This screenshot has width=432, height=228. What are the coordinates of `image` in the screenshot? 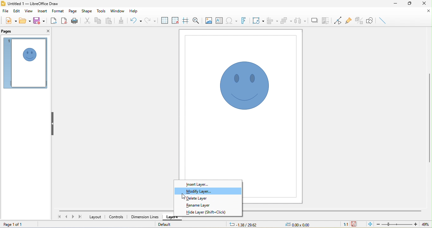 It's located at (208, 20).